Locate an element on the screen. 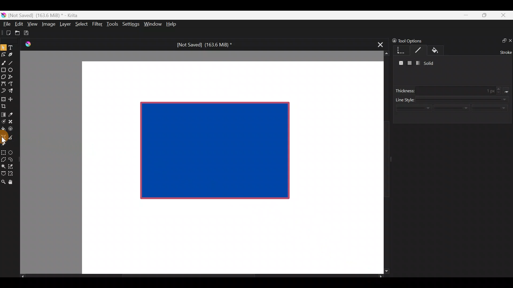 The height and width of the screenshot is (288, 513). Canvas is located at coordinates (228, 167).